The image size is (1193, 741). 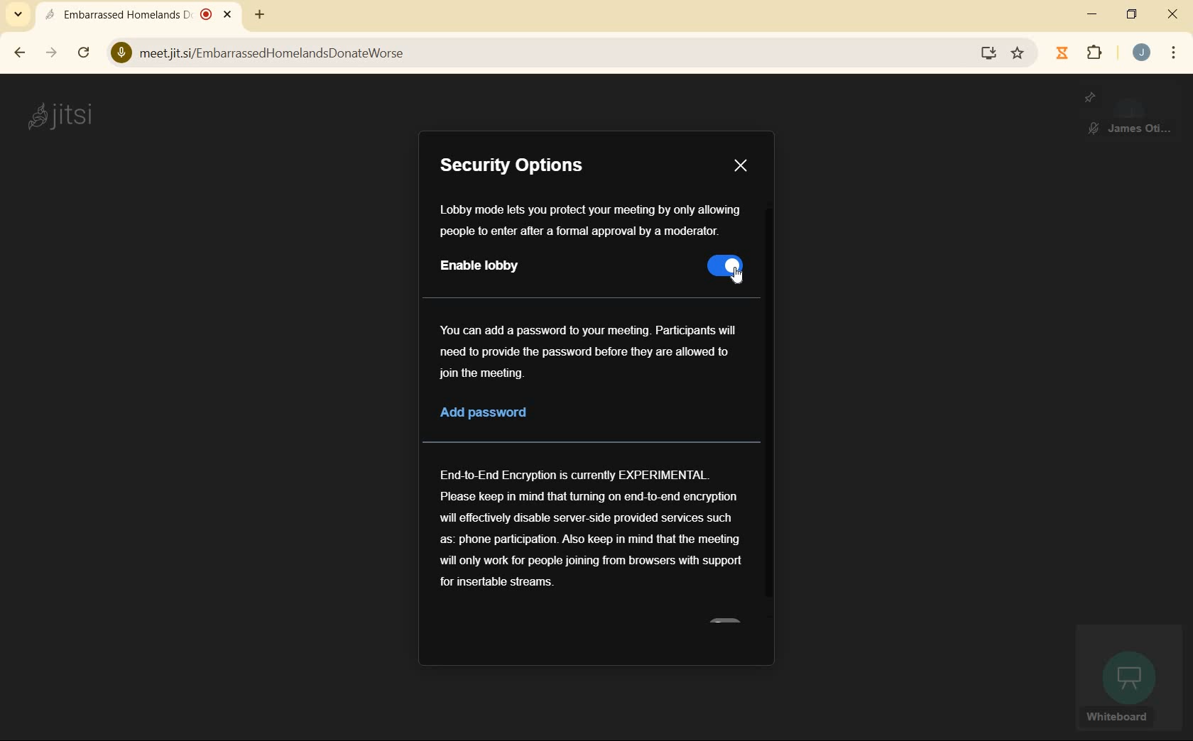 I want to click on ENABLE LOBBY, so click(x=486, y=267).